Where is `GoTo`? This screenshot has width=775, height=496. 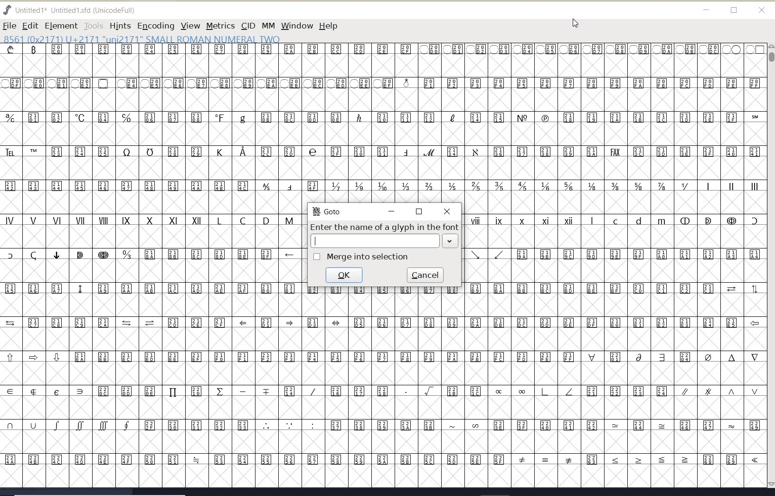 GoTo is located at coordinates (326, 211).